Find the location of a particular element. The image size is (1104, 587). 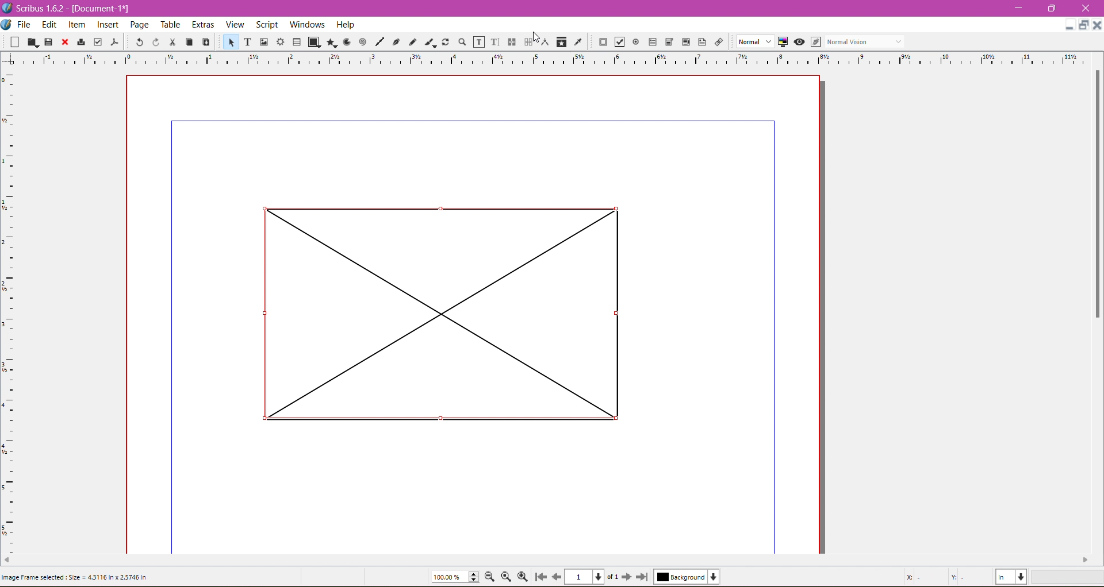

Vertical Scroll Bar is located at coordinates (1095, 194).